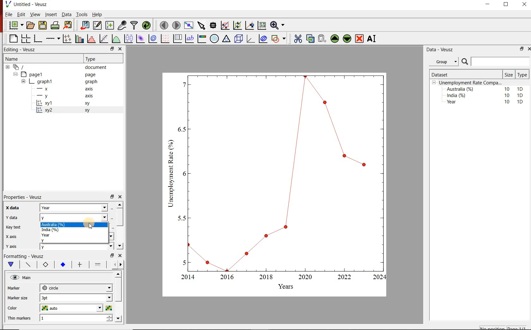 The image size is (531, 330). What do you see at coordinates (485, 95) in the screenshot?
I see `India (%) 10 1D` at bounding box center [485, 95].